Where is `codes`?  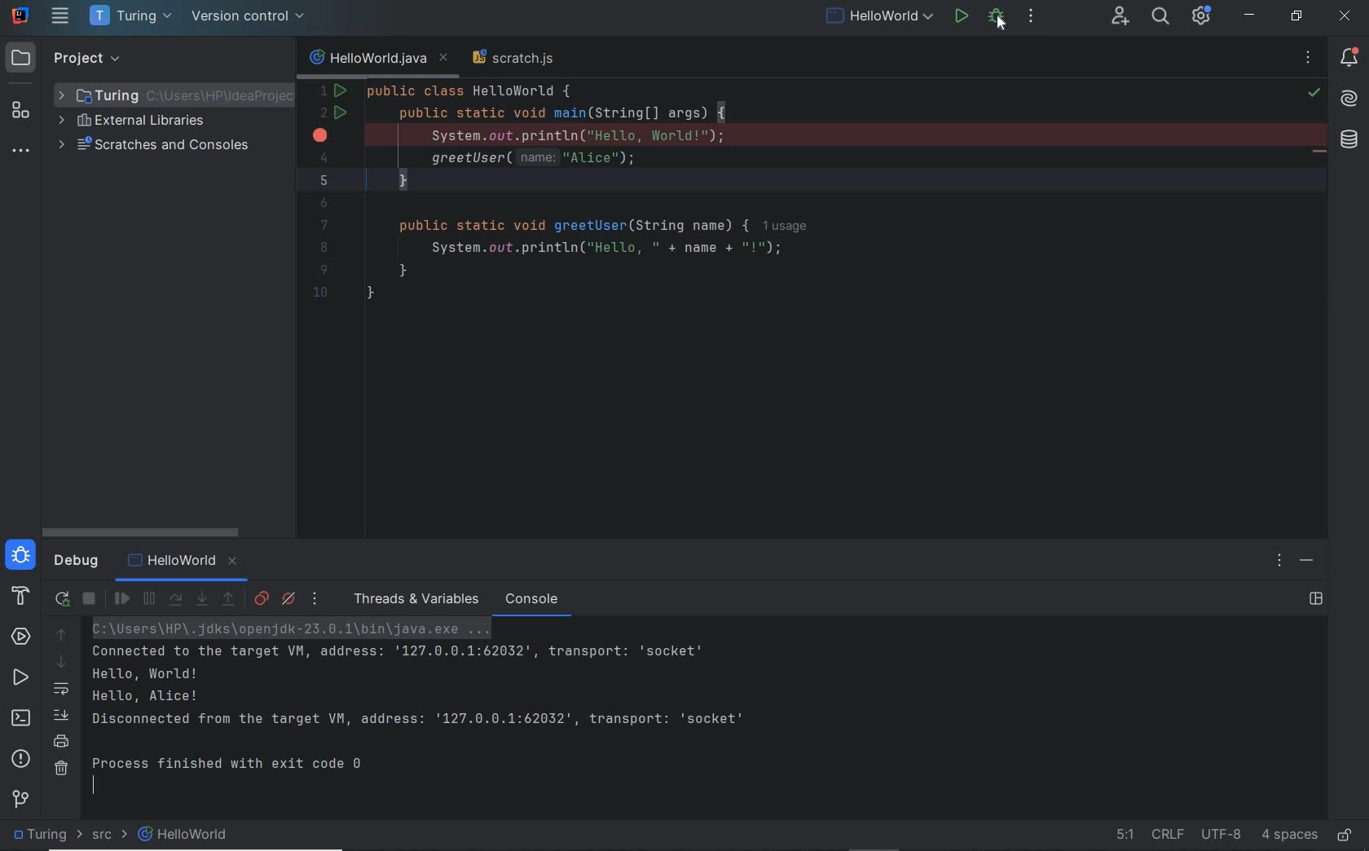
codes is located at coordinates (776, 201).